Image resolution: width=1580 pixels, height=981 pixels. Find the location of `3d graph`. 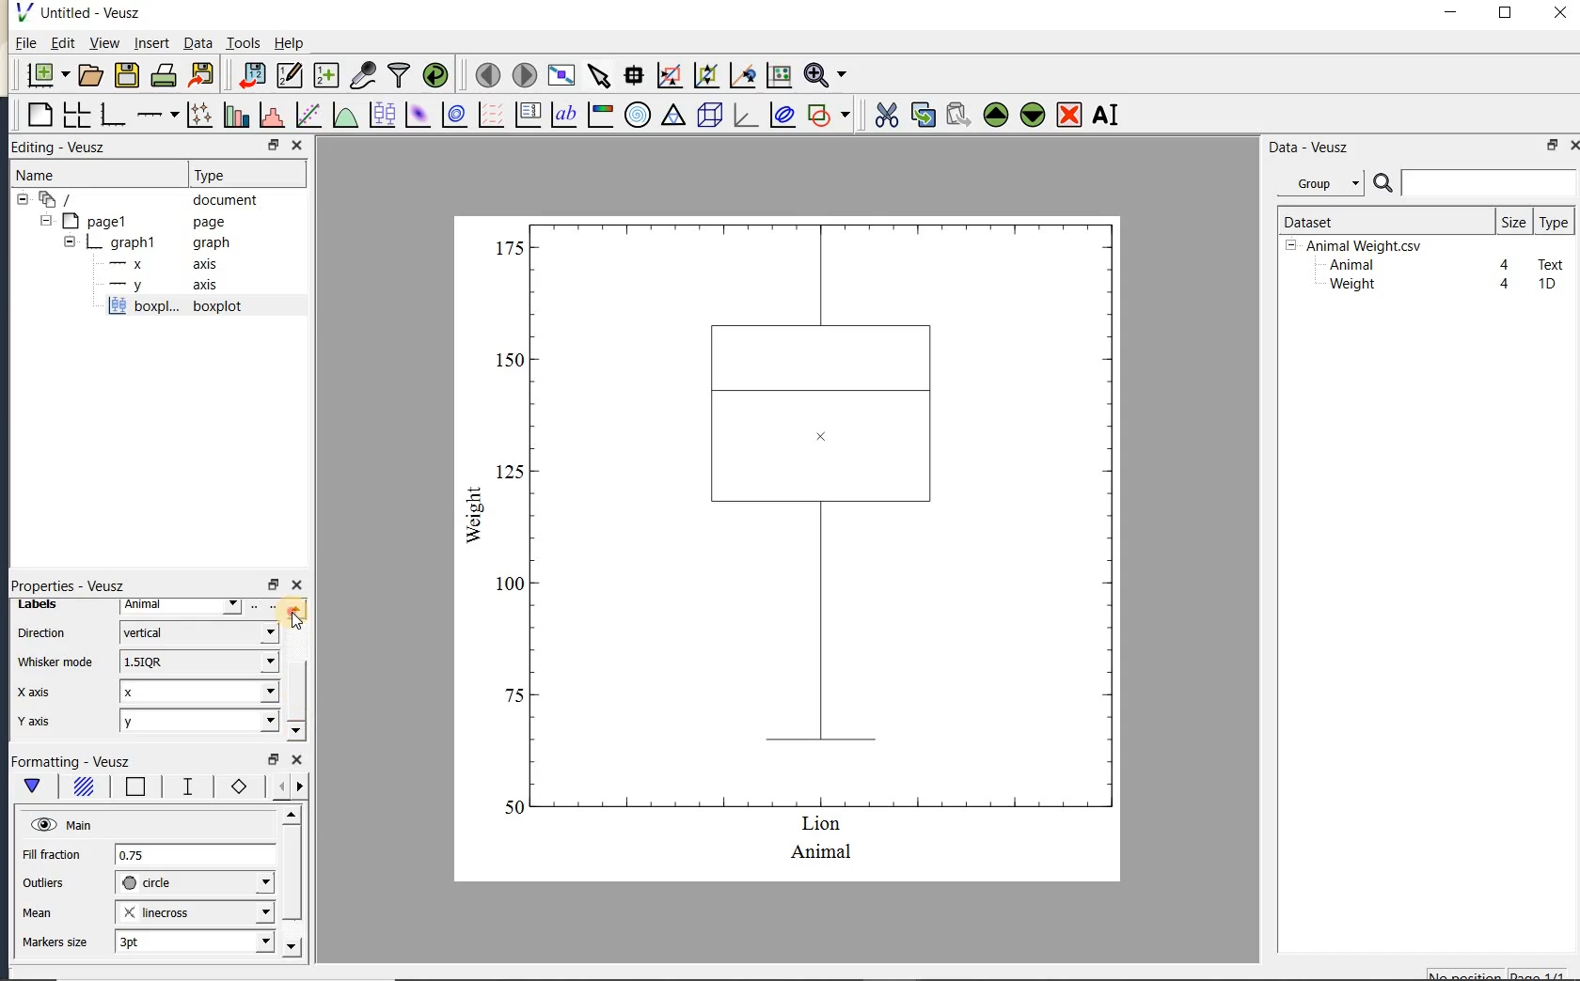

3d graph is located at coordinates (743, 115).